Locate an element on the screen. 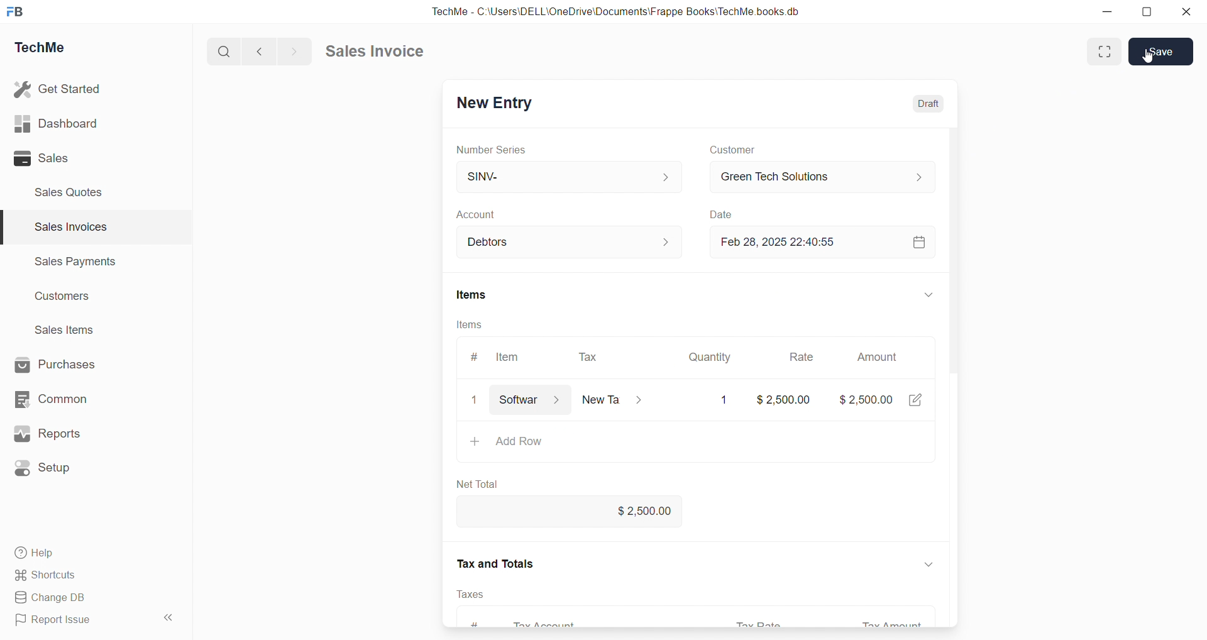  $2,500.00 is located at coordinates (571, 510).